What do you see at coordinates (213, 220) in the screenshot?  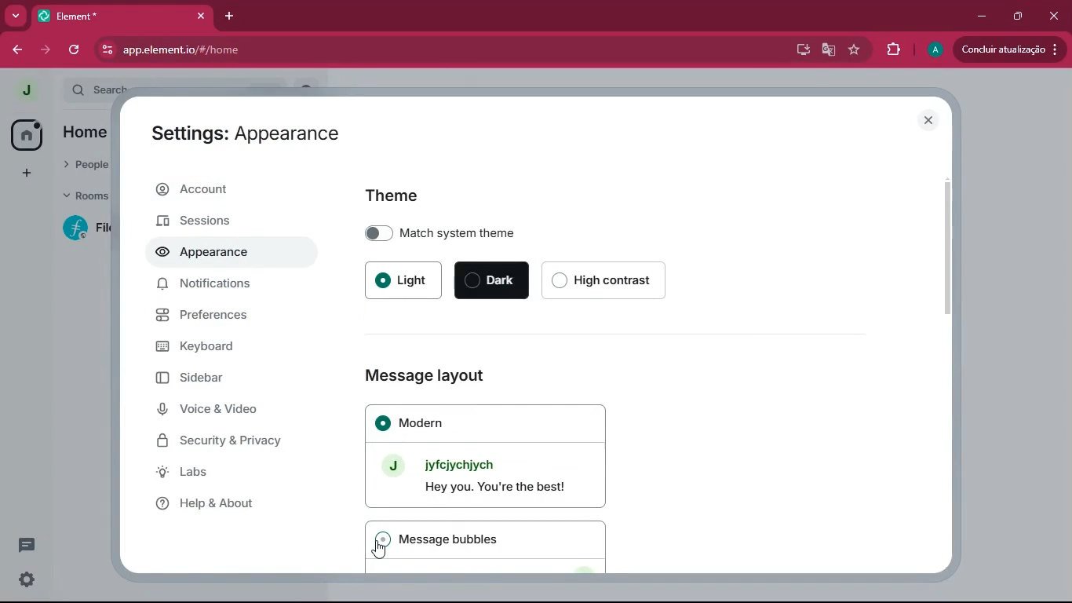 I see `Sessions` at bounding box center [213, 220].